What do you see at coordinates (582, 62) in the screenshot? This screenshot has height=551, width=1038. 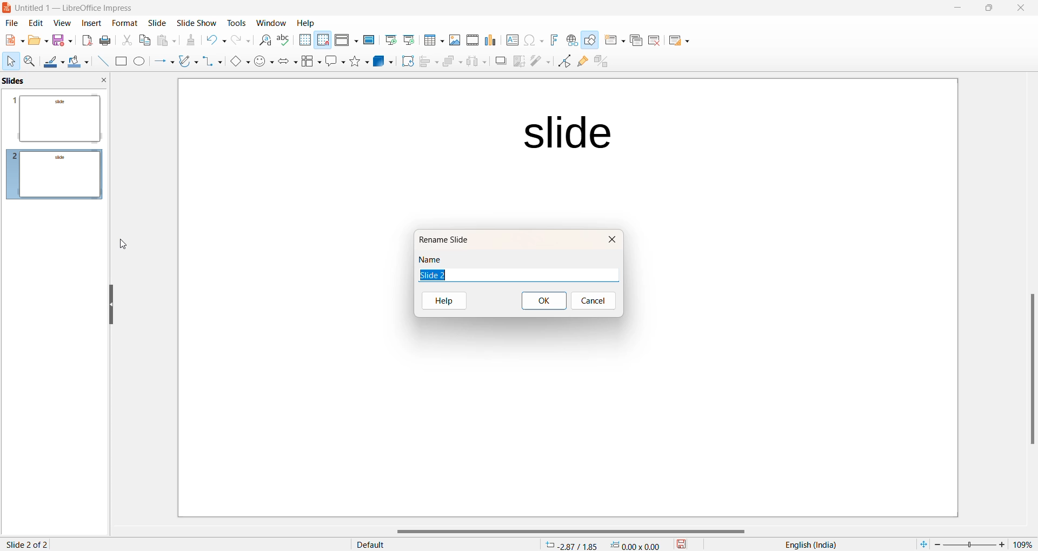 I see `Show glue point function` at bounding box center [582, 62].